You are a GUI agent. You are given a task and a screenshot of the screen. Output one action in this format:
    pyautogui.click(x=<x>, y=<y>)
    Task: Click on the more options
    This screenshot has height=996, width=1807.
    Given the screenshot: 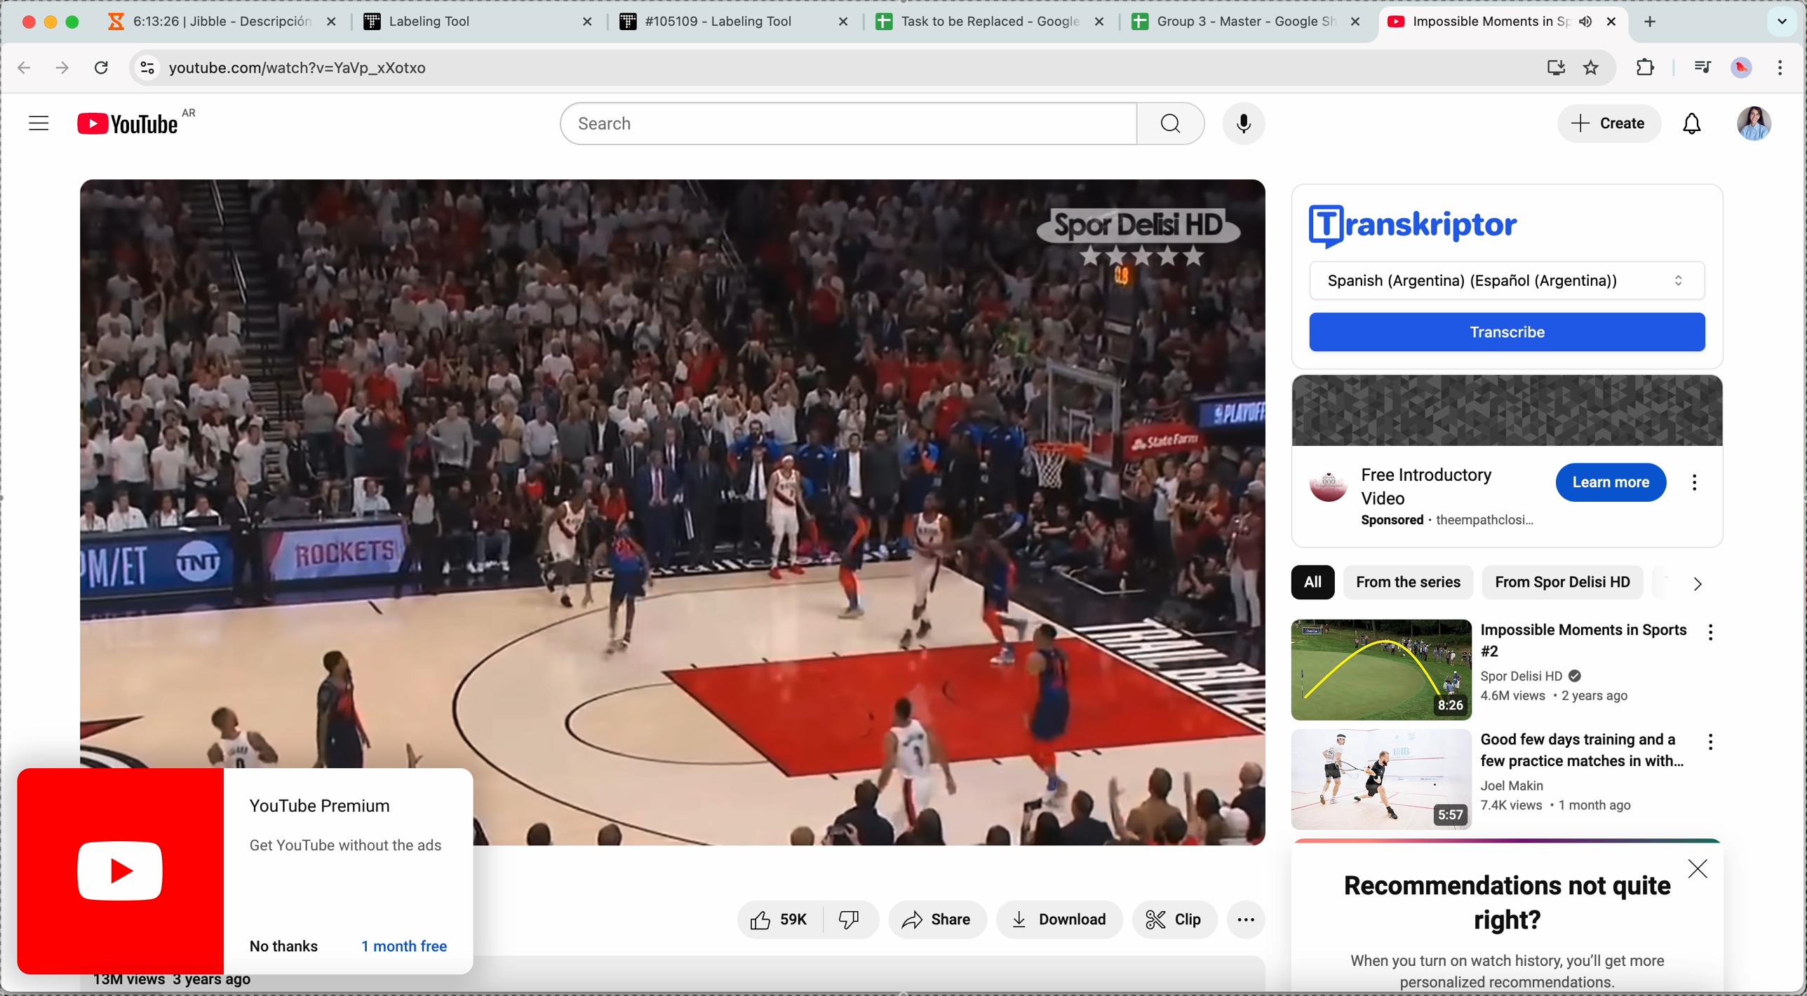 What is the action you would take?
    pyautogui.click(x=39, y=123)
    